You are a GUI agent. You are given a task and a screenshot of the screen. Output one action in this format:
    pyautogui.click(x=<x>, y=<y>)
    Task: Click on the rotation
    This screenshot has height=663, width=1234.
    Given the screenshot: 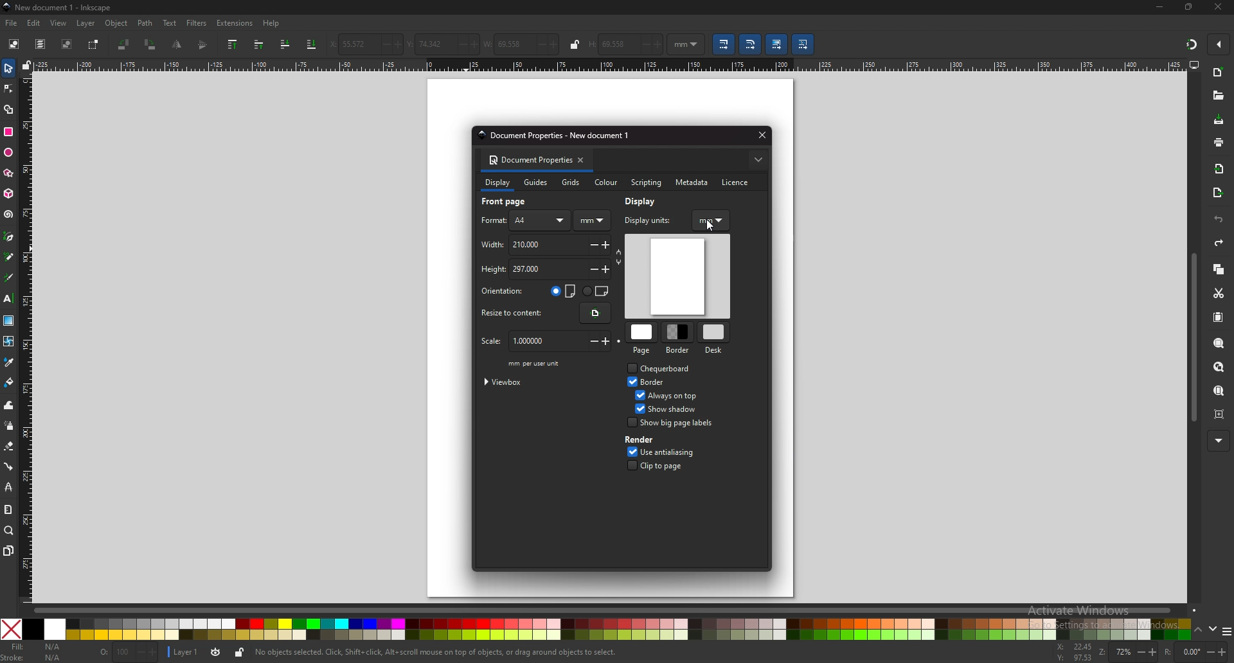 What is the action you would take?
    pyautogui.click(x=1181, y=653)
    